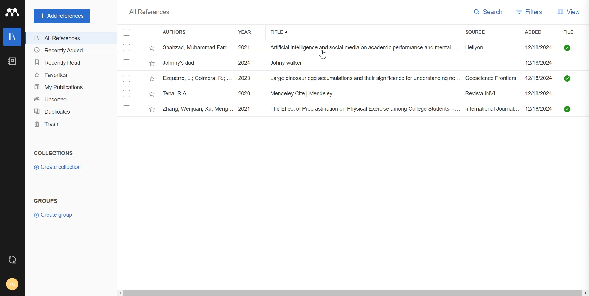  Describe the element at coordinates (152, 48) in the screenshot. I see `star` at that location.